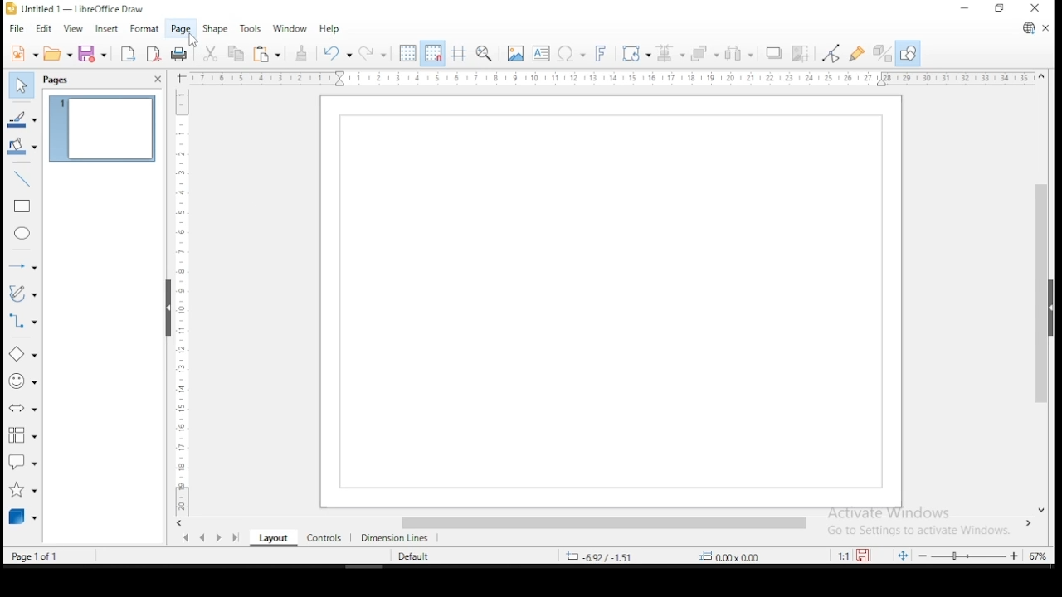 This screenshot has width=1062, height=597. Describe the element at coordinates (267, 56) in the screenshot. I see `paste` at that location.